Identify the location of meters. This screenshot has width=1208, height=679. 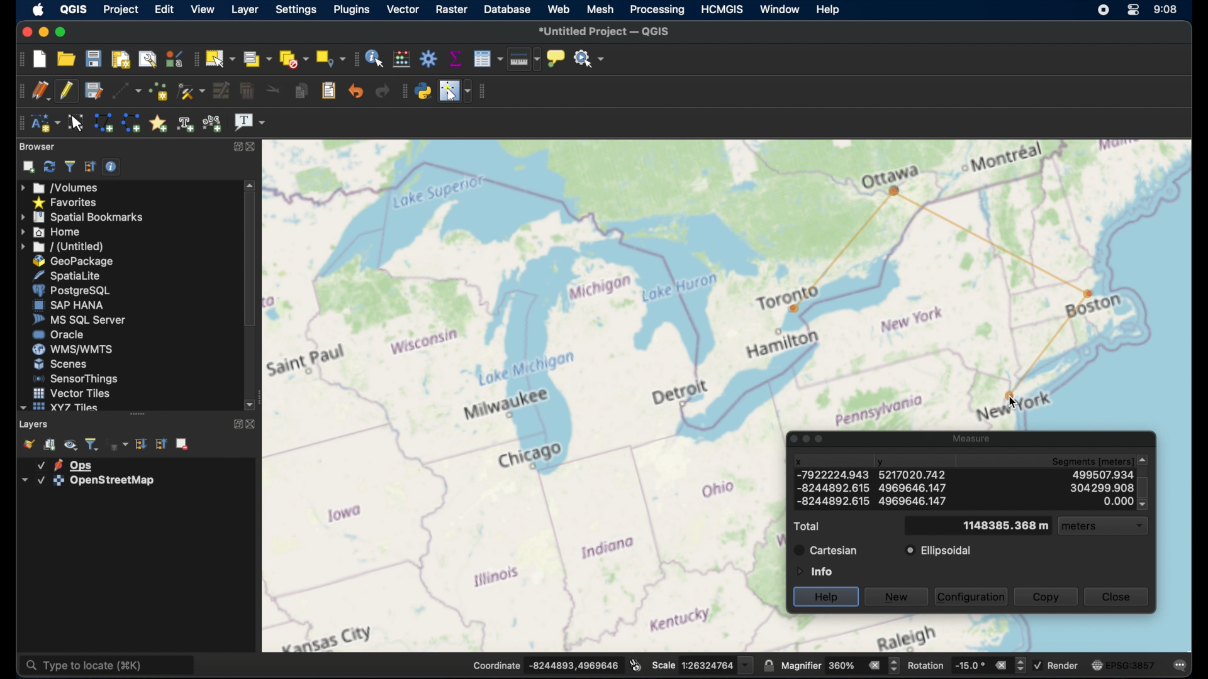
(1109, 527).